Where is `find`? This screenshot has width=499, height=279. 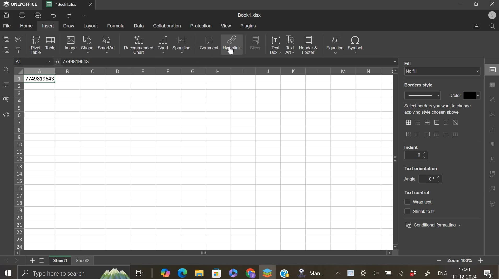
find is located at coordinates (6, 71).